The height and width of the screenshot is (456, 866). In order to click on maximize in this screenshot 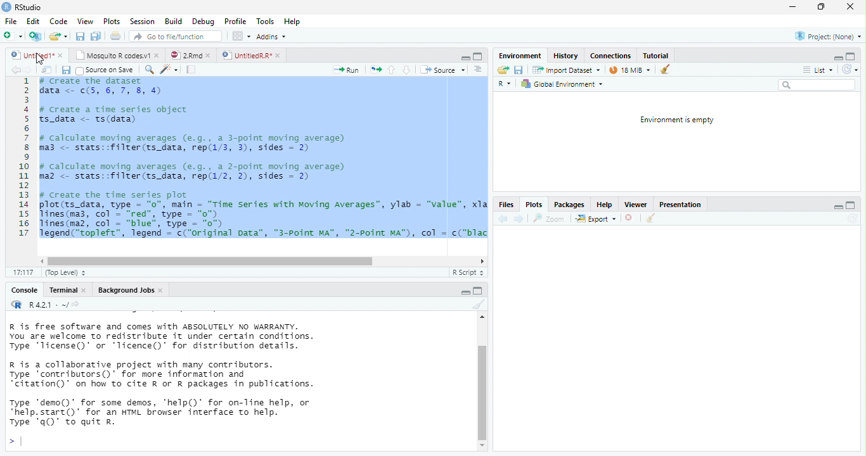, I will do `click(851, 56)`.